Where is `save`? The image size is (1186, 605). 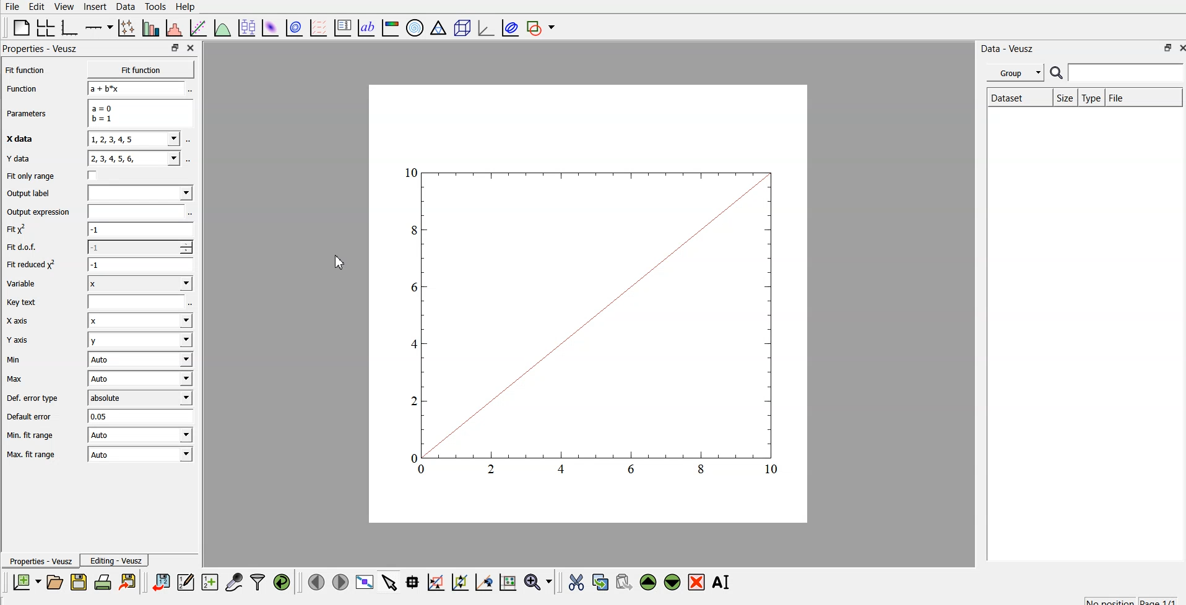 save is located at coordinates (79, 583).